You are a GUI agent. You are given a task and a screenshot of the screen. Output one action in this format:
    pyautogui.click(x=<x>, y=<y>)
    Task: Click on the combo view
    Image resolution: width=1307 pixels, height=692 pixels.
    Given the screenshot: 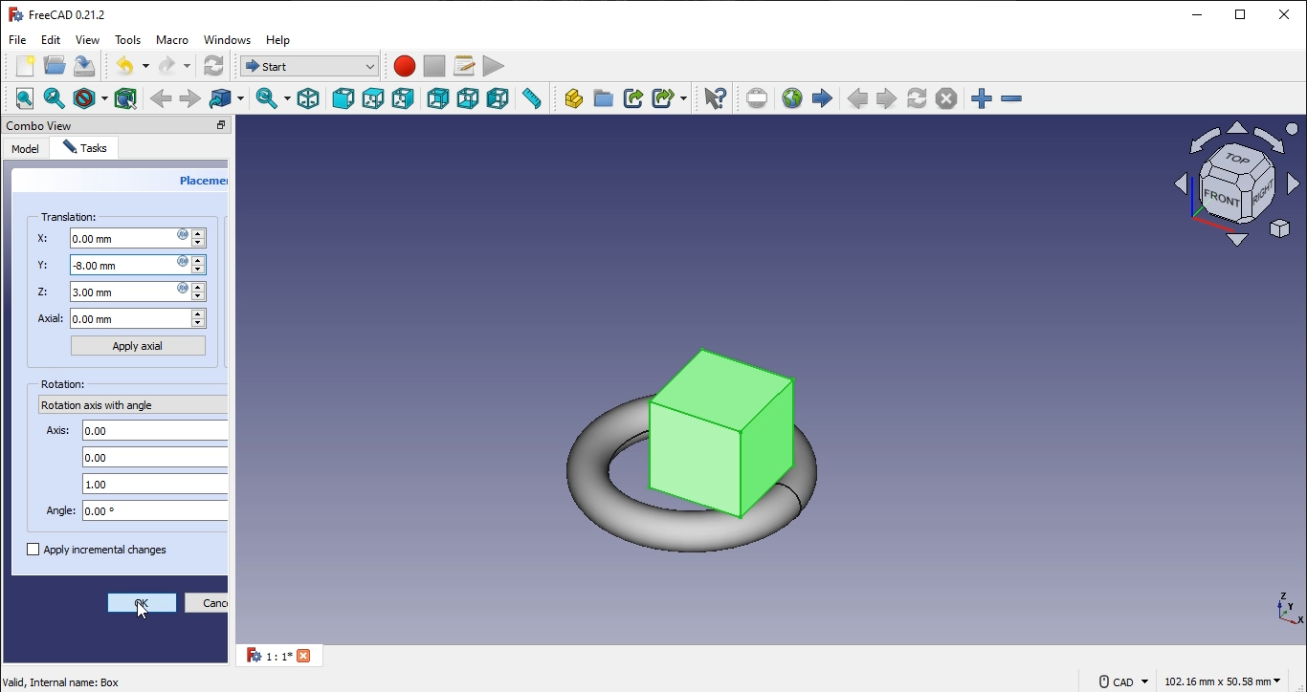 What is the action you would take?
    pyautogui.click(x=40, y=125)
    